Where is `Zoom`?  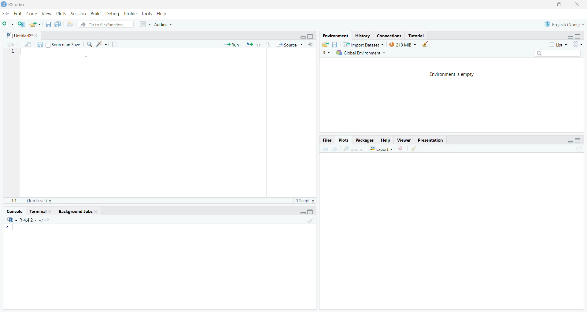
Zoom is located at coordinates (353, 149).